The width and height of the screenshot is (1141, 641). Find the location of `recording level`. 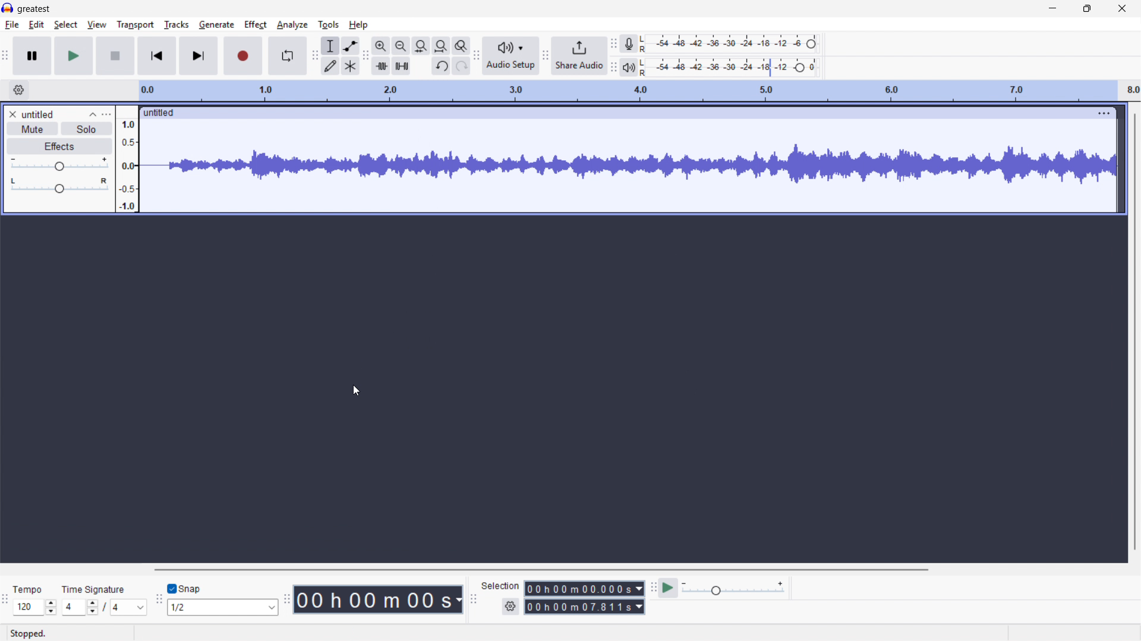

recording level is located at coordinates (733, 43).